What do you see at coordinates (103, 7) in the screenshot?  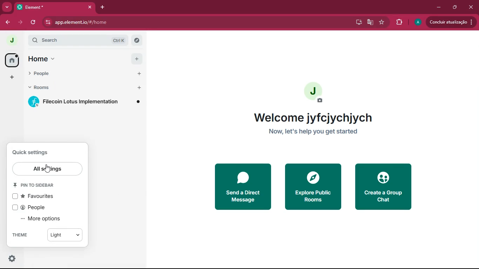 I see `add tab` at bounding box center [103, 7].